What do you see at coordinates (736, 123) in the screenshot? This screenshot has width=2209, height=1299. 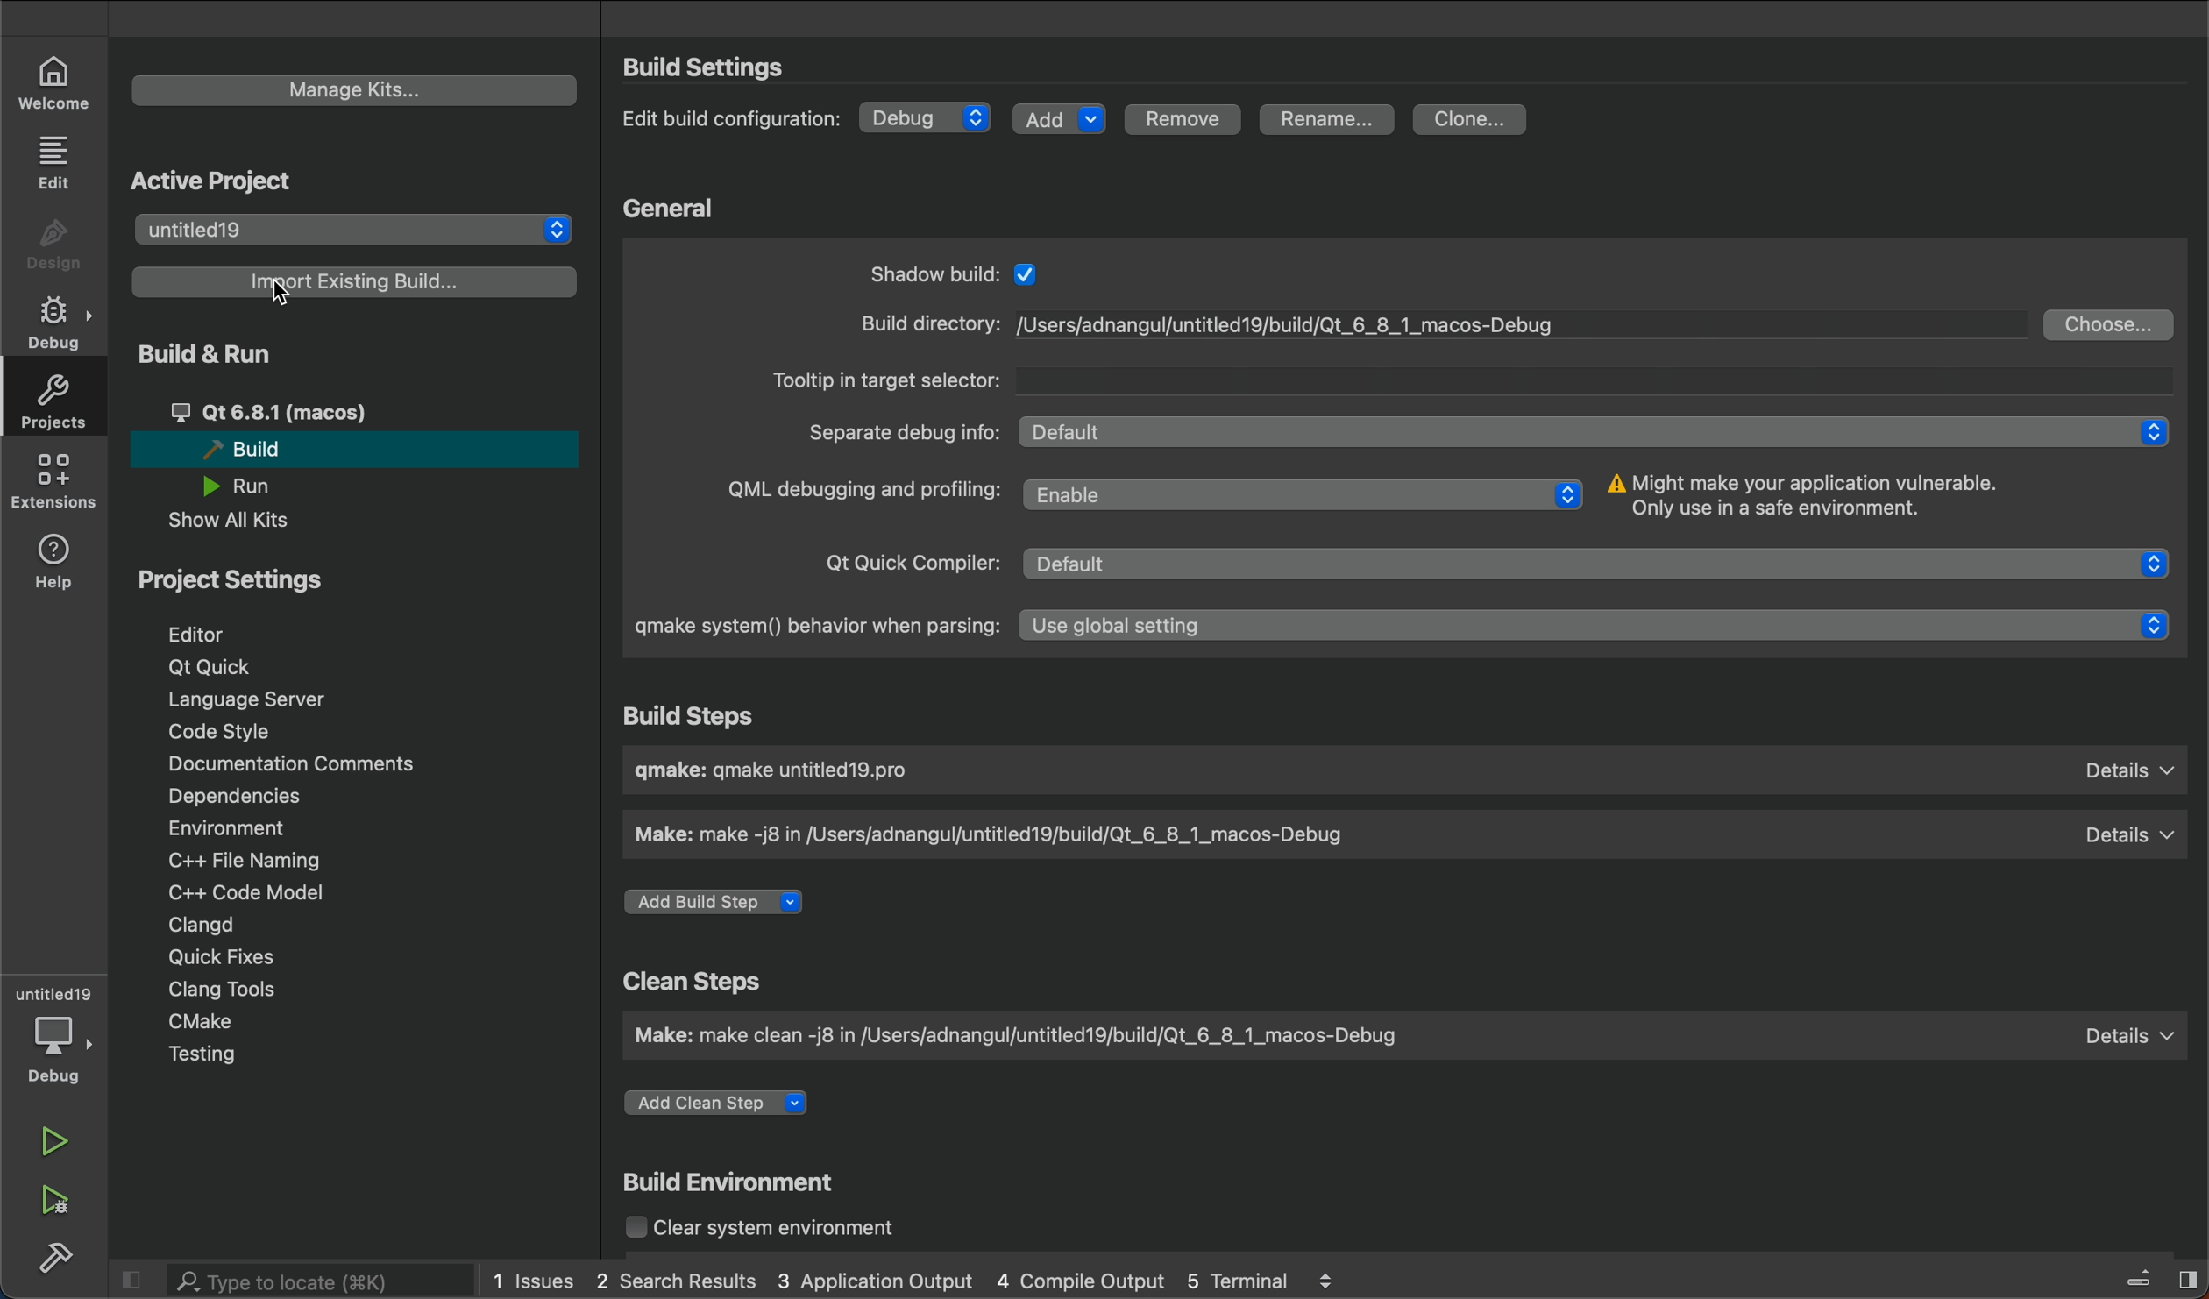 I see `edit build configuration ` at bounding box center [736, 123].